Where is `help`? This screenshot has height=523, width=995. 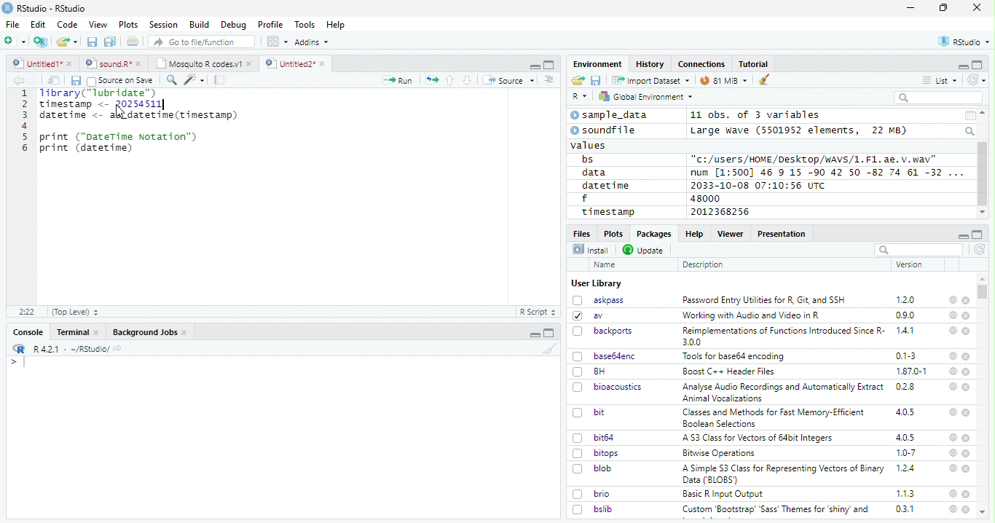
help is located at coordinates (953, 493).